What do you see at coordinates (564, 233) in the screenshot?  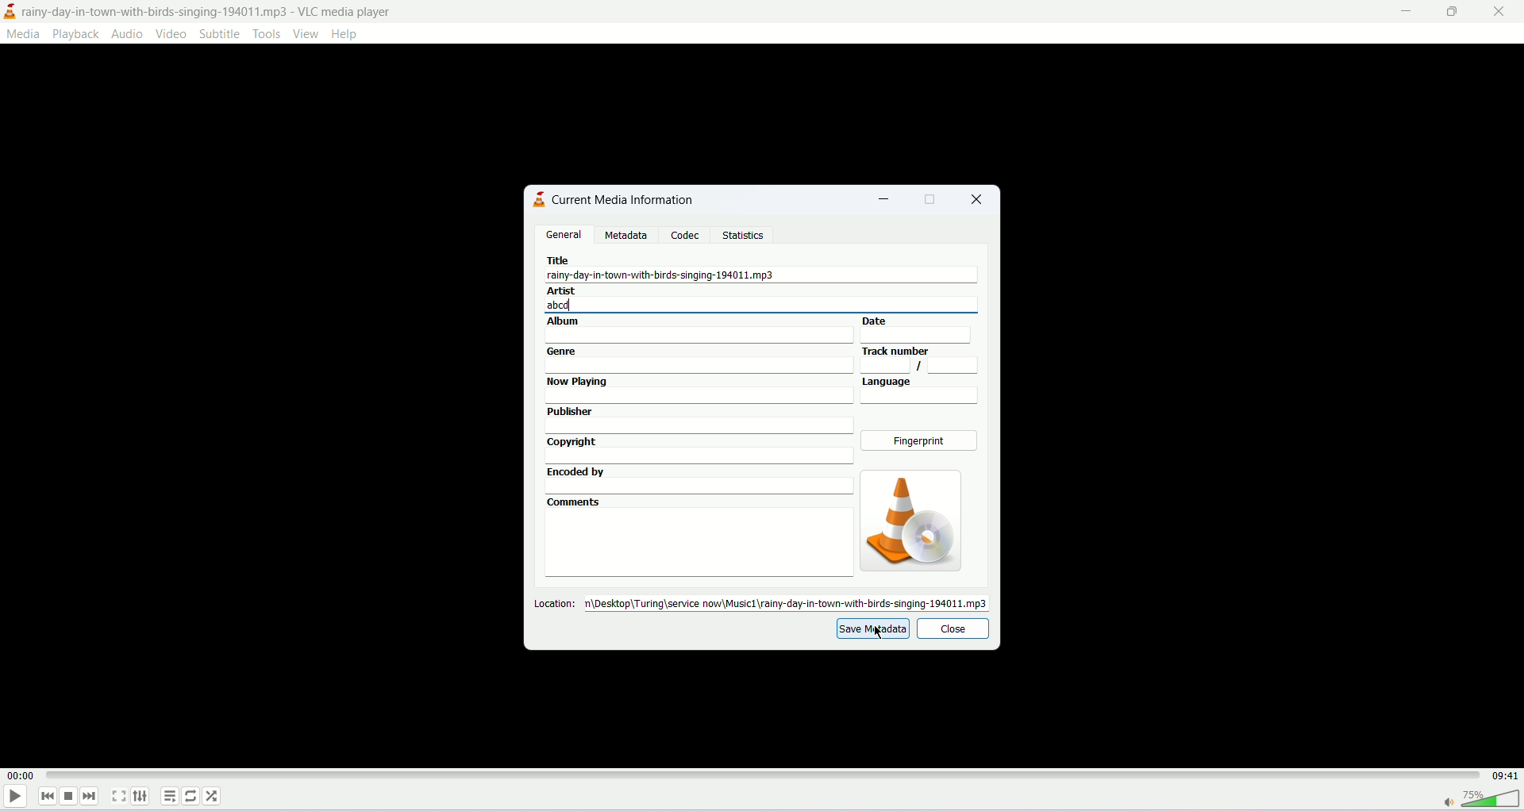 I see `general` at bounding box center [564, 233].